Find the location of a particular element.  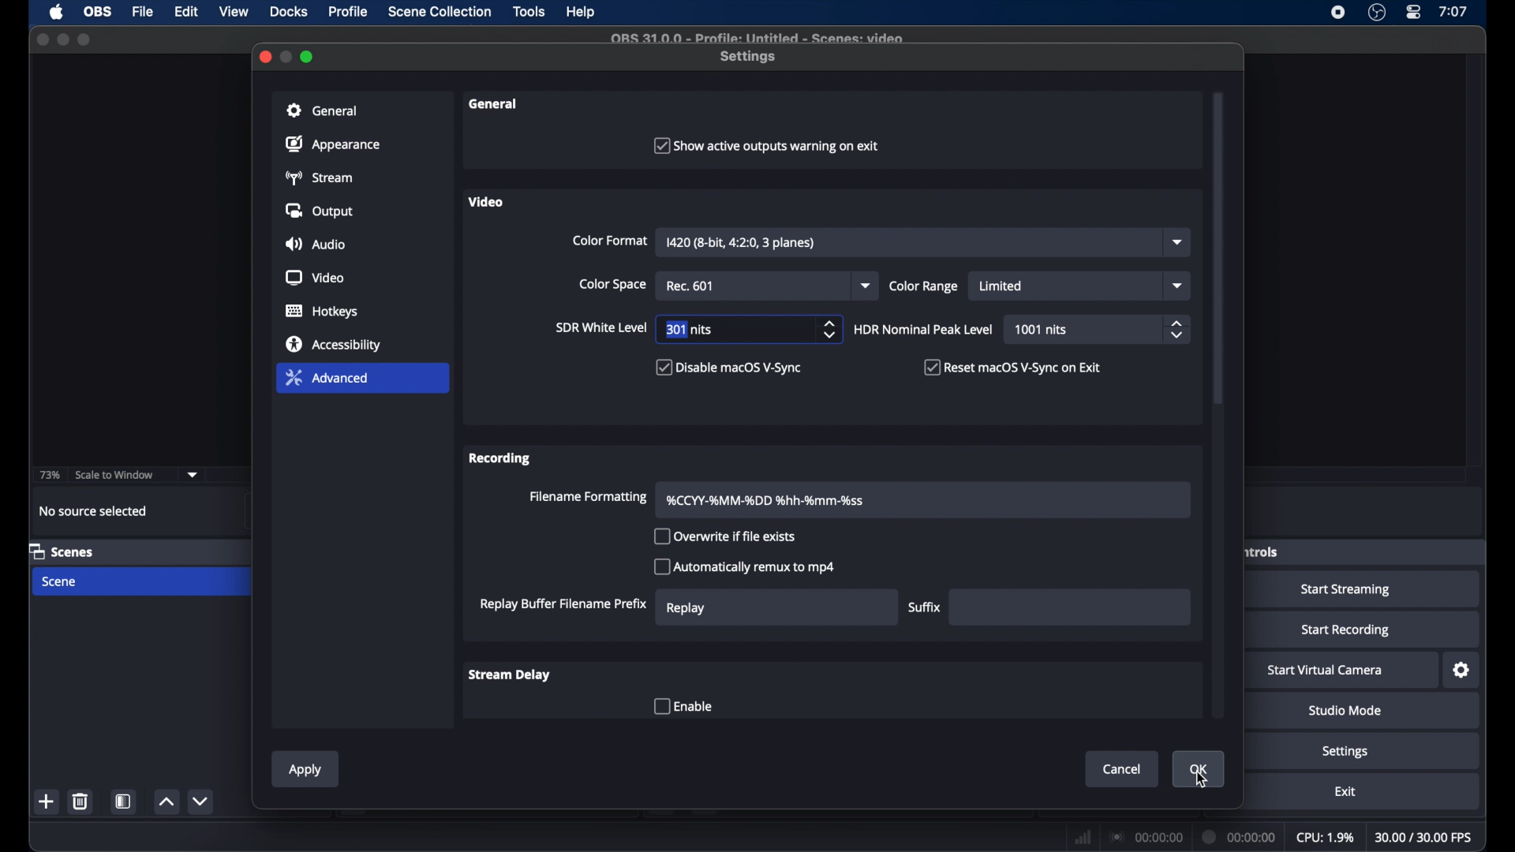

no source selected is located at coordinates (93, 512).